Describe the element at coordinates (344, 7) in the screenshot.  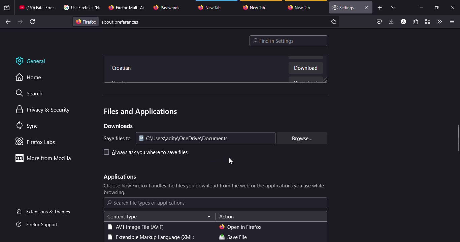
I see `tab` at that location.